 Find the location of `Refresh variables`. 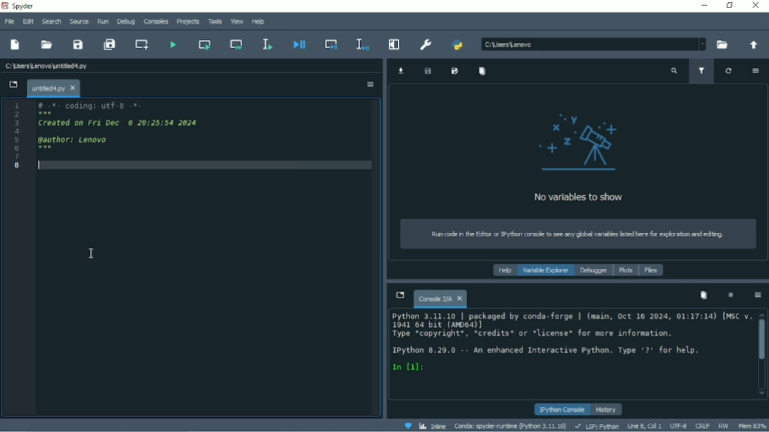

Refresh variables is located at coordinates (729, 72).